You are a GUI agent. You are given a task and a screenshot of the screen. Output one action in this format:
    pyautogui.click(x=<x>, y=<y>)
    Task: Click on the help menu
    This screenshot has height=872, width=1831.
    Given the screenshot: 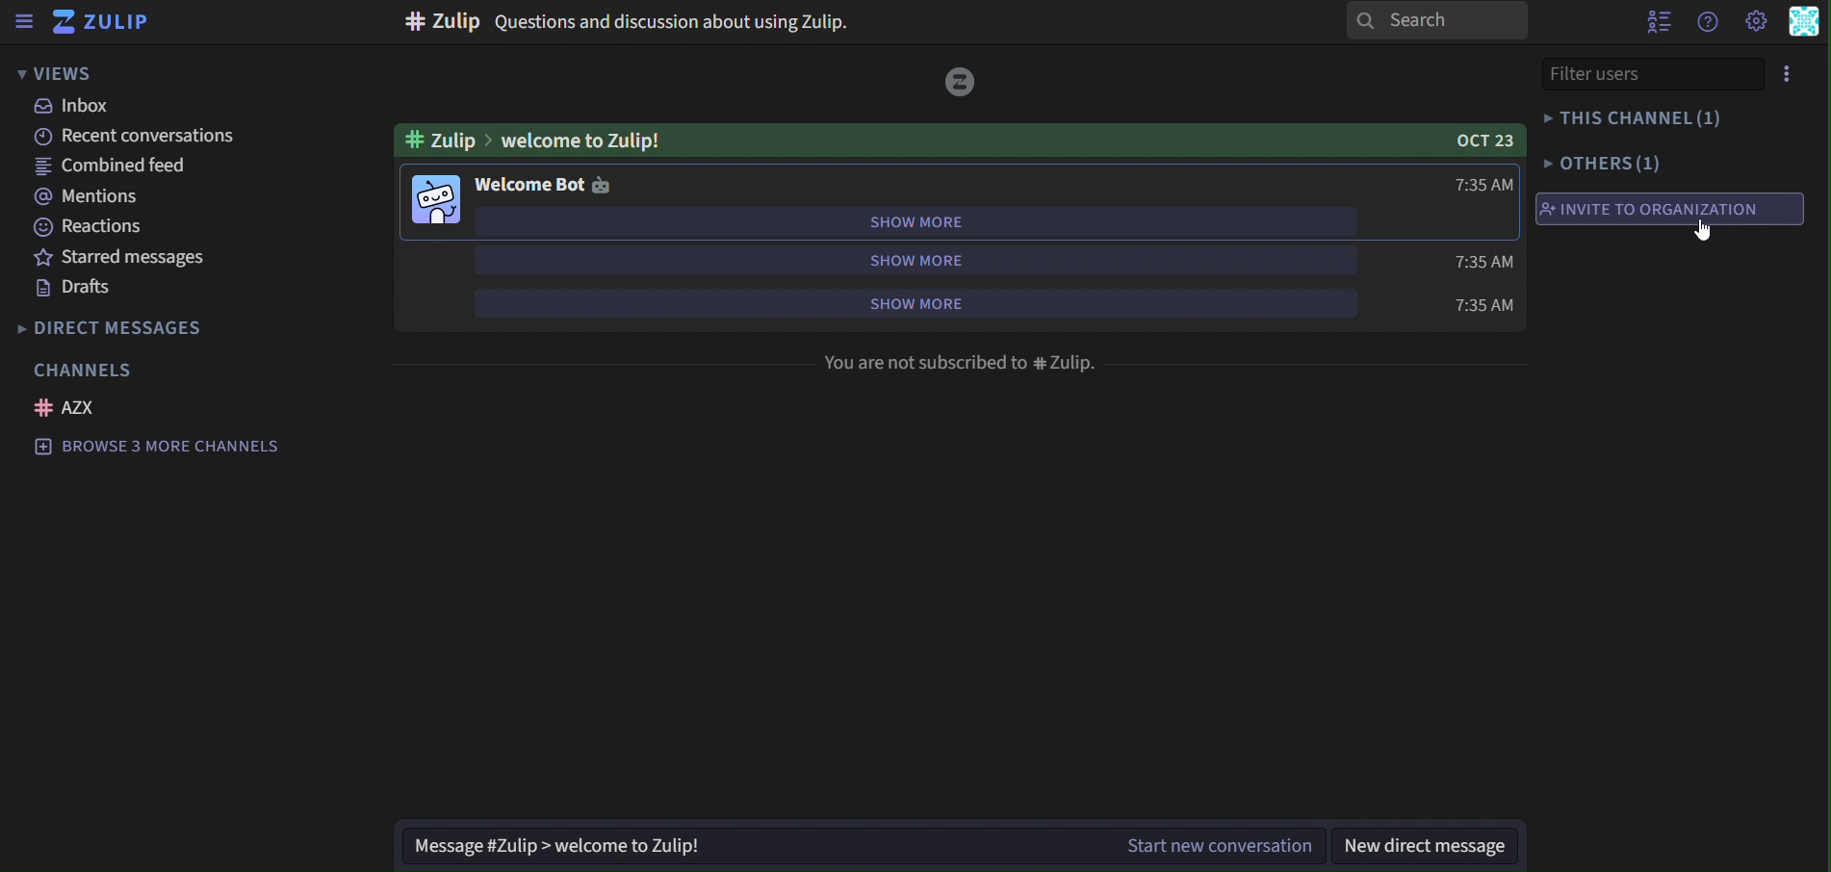 What is the action you would take?
    pyautogui.click(x=1709, y=22)
    